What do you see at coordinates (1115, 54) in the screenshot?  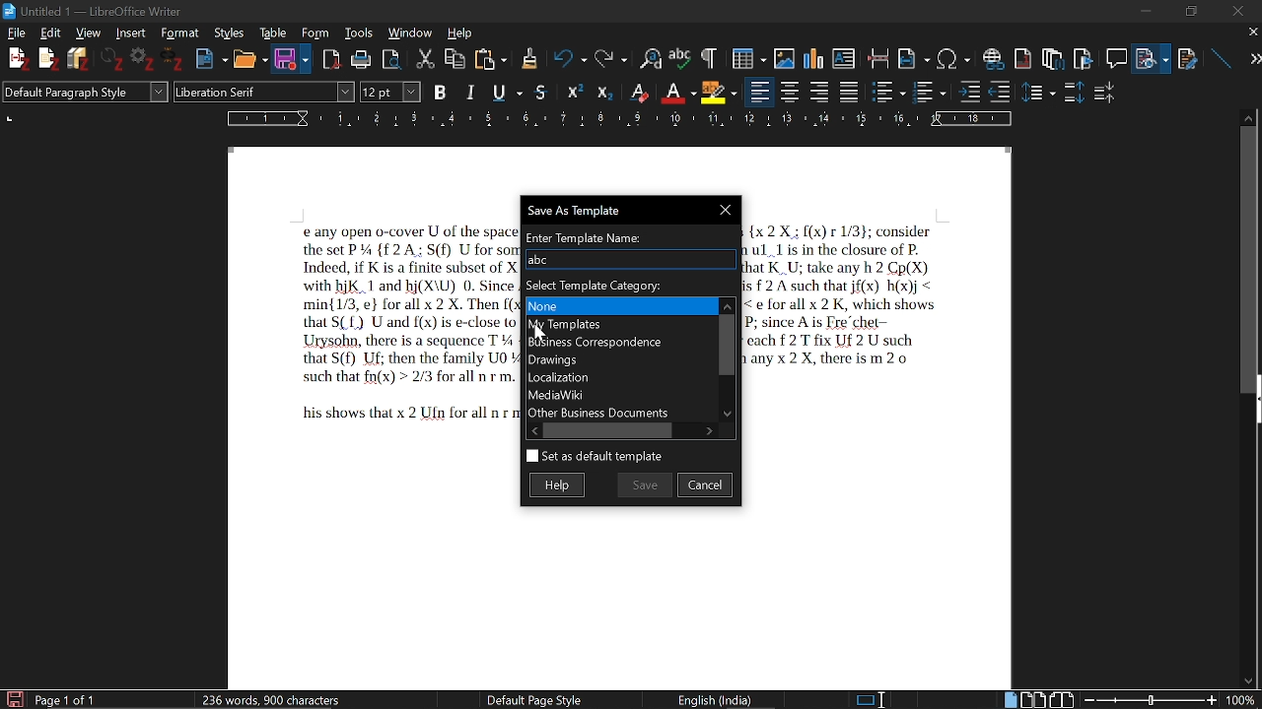 I see `Insert comment` at bounding box center [1115, 54].